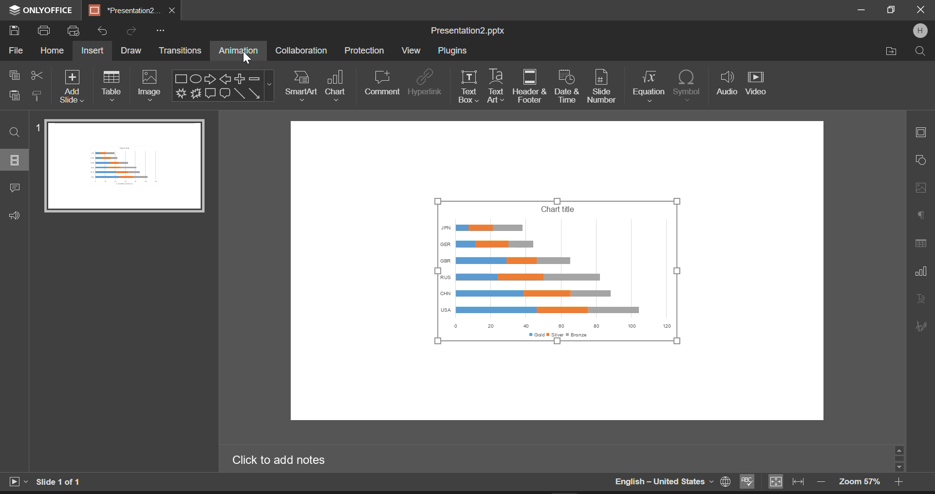  Describe the element at coordinates (210, 93) in the screenshot. I see `Rectangle Callout` at that location.